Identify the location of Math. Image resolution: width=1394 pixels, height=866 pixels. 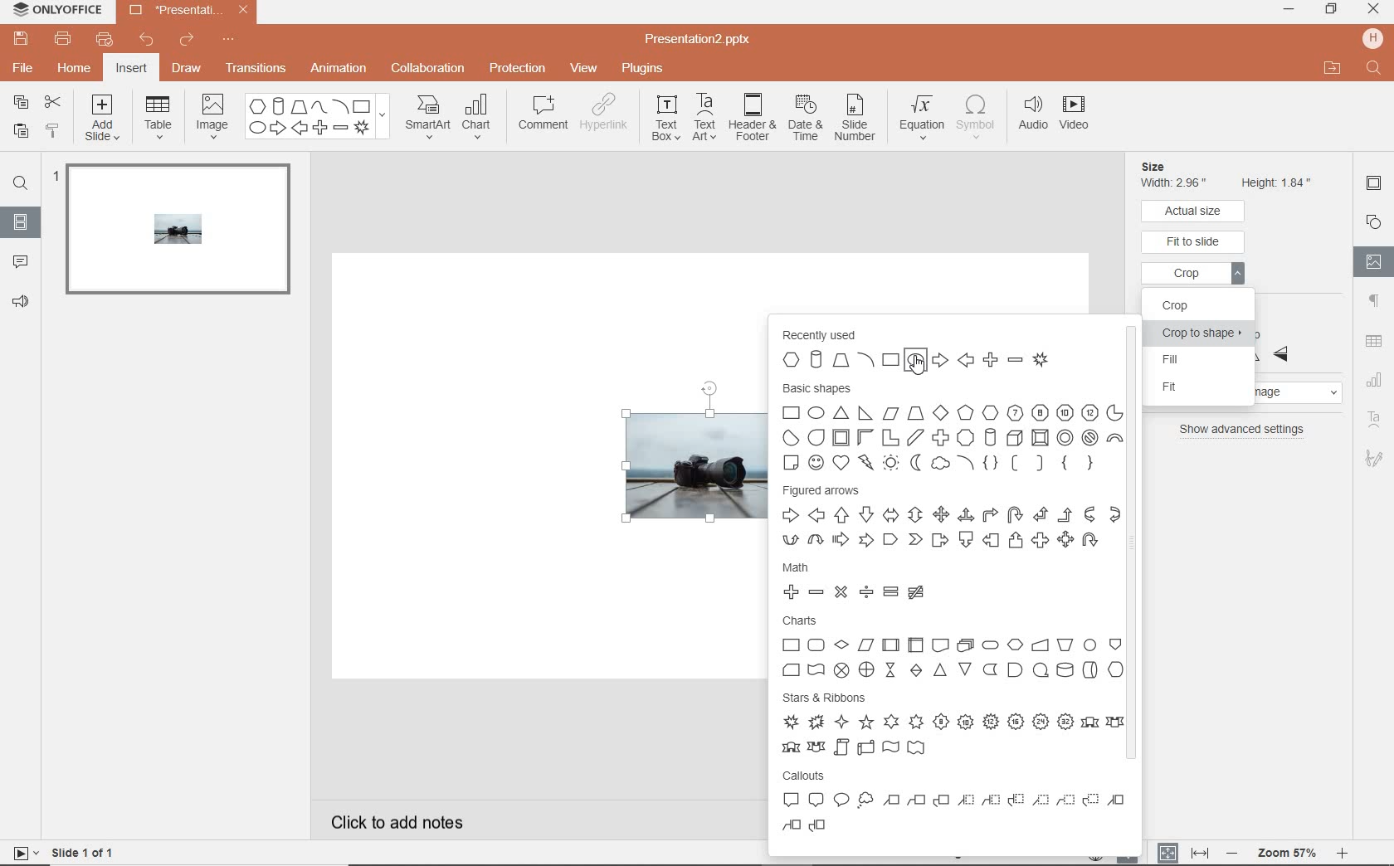
(865, 580).